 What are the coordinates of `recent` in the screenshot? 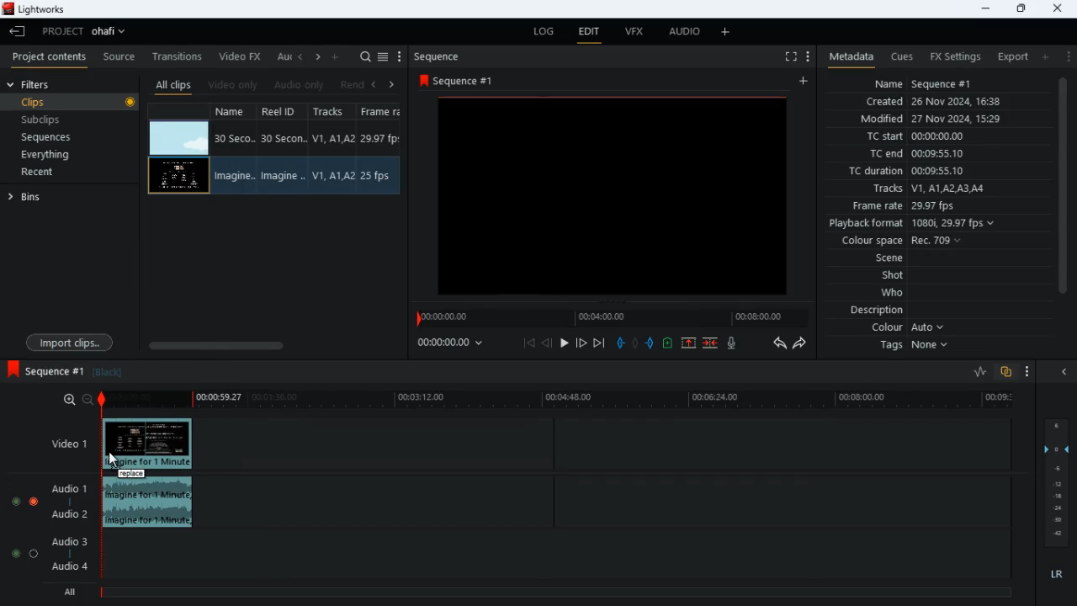 It's located at (51, 173).